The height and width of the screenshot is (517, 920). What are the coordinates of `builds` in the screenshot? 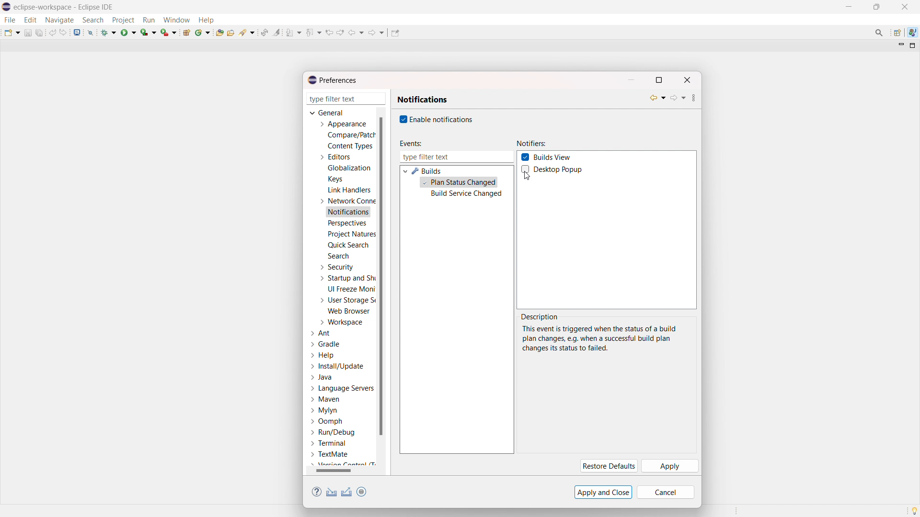 It's located at (427, 171).